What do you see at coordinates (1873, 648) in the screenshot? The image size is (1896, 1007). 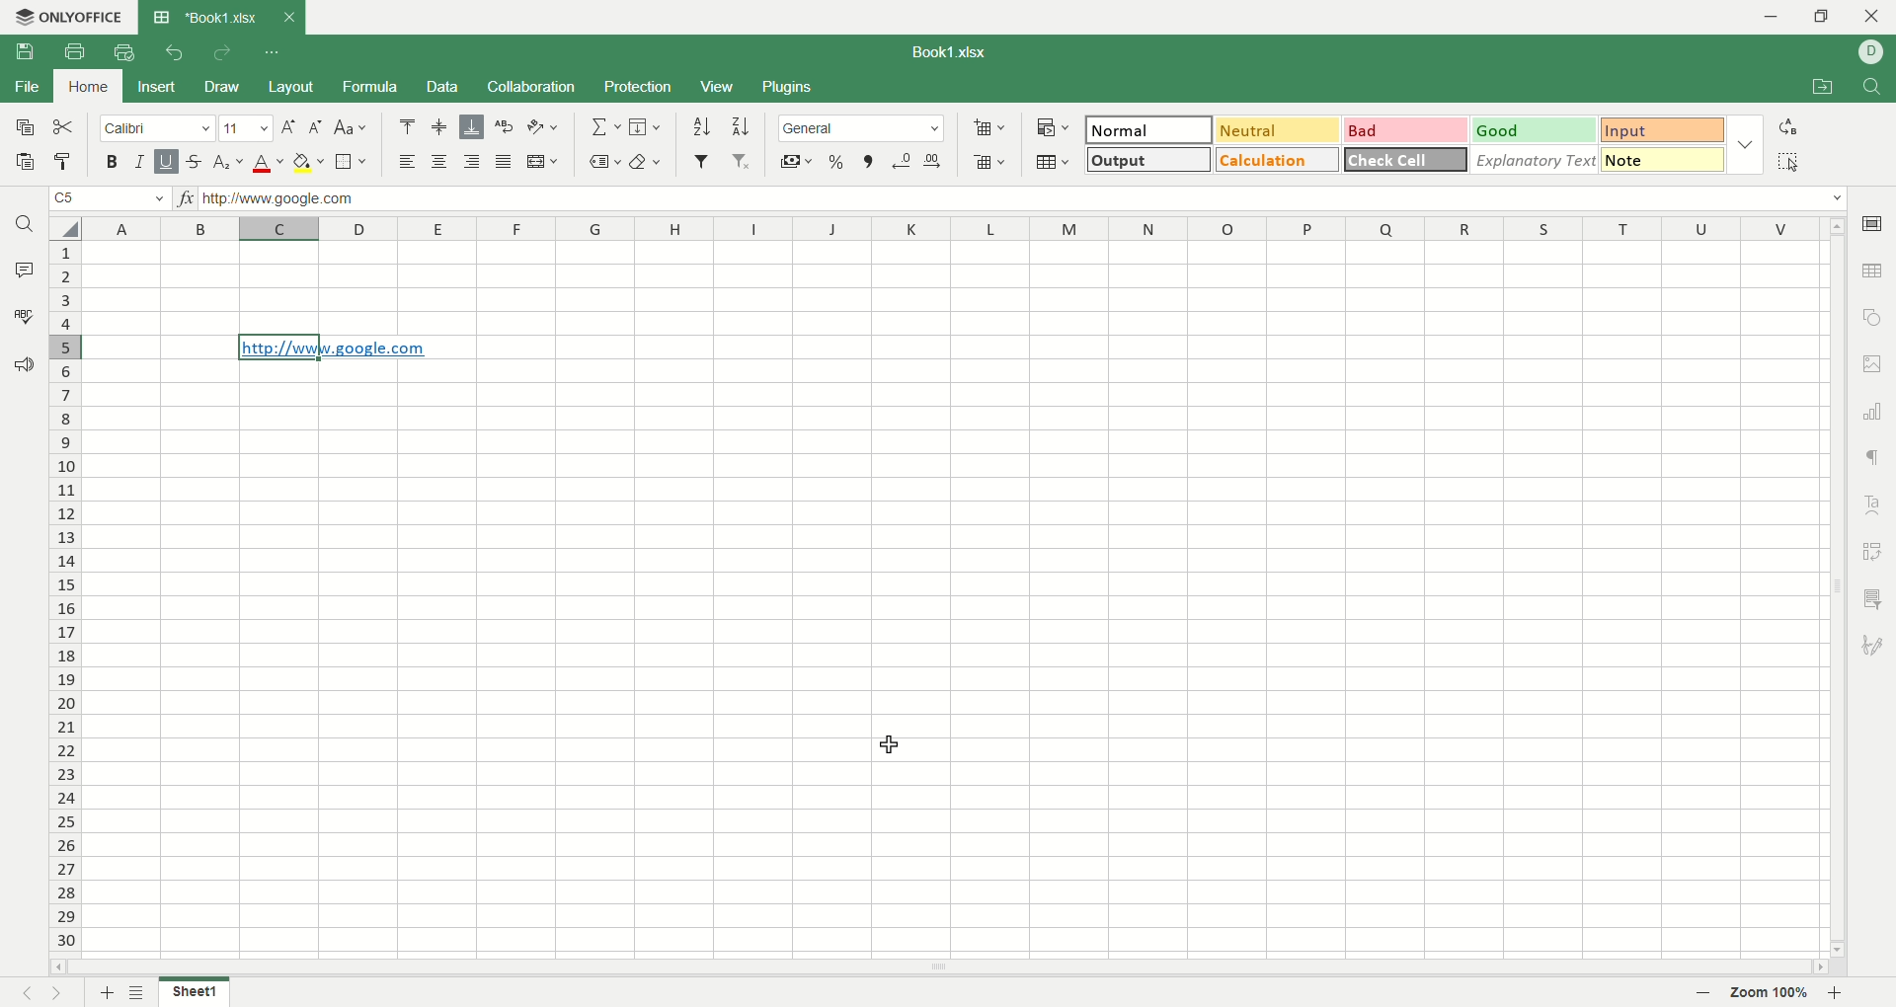 I see `signature settings` at bounding box center [1873, 648].